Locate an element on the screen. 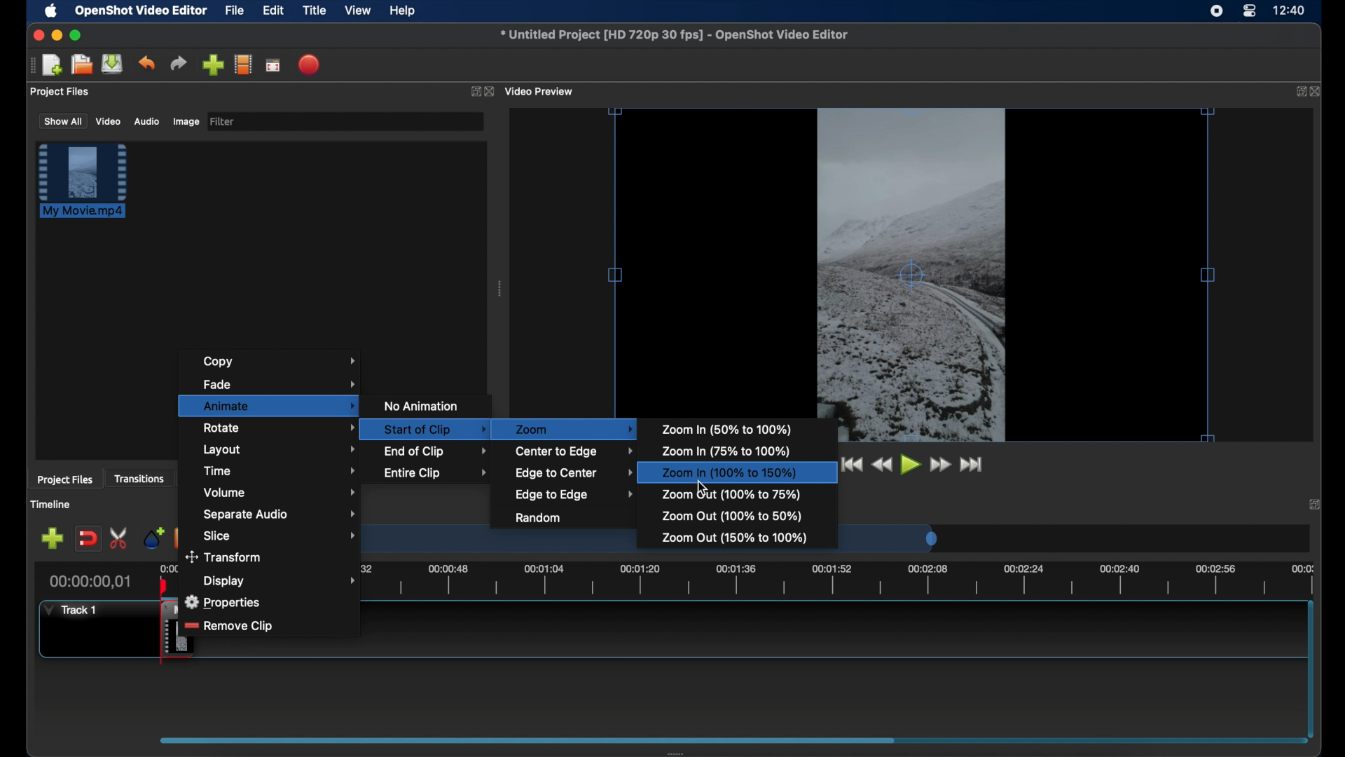 The width and height of the screenshot is (1345, 757). properties is located at coordinates (225, 602).